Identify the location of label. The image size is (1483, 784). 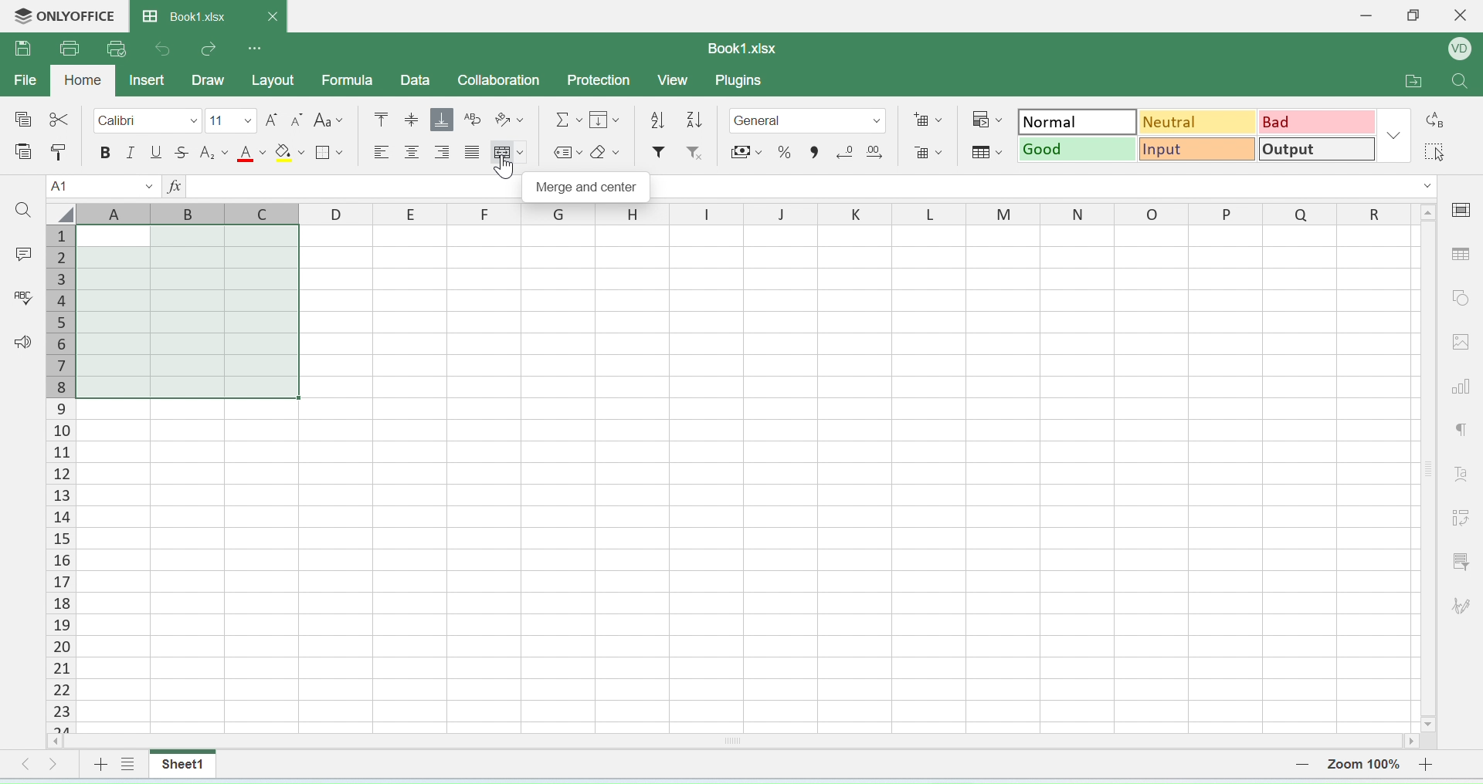
(565, 155).